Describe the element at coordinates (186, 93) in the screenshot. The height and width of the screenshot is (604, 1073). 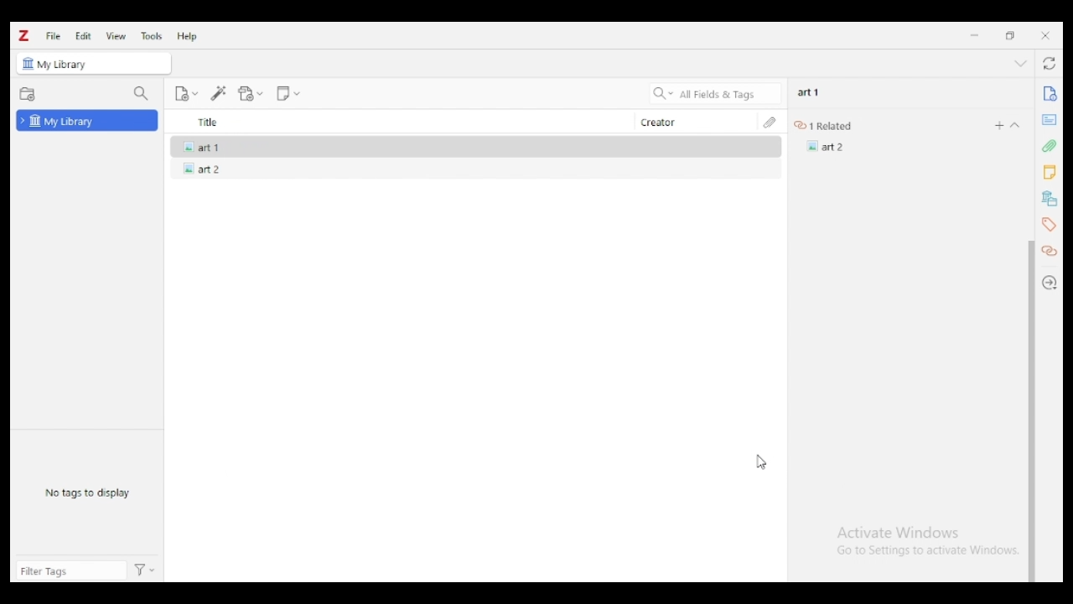
I see `new item` at that location.